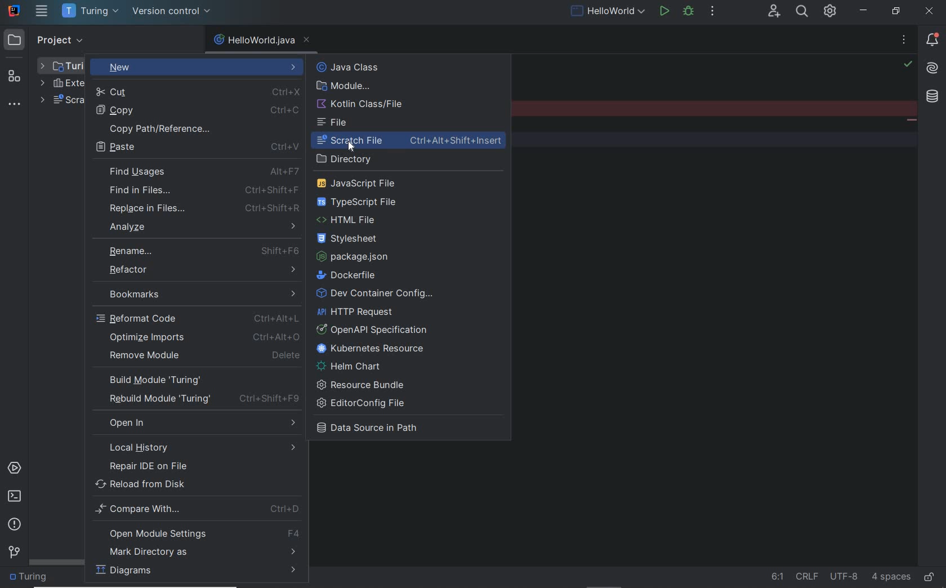  Describe the element at coordinates (15, 498) in the screenshot. I see `terminal` at that location.